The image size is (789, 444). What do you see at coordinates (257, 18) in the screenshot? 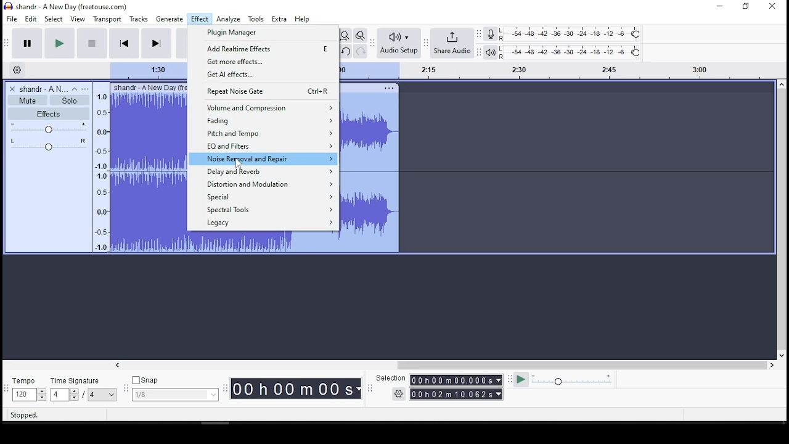
I see `tools` at bounding box center [257, 18].